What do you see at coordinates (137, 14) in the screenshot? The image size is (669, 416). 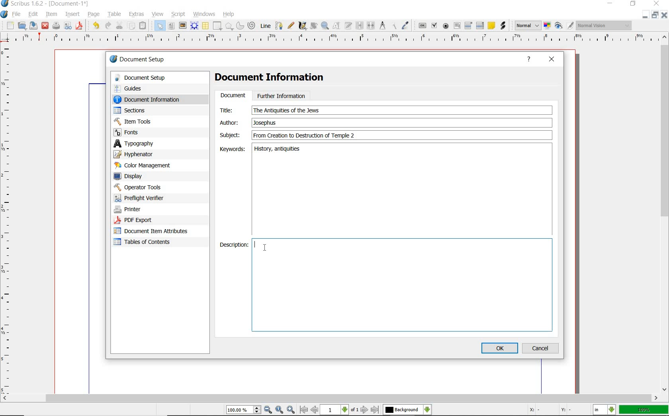 I see `extras` at bounding box center [137, 14].